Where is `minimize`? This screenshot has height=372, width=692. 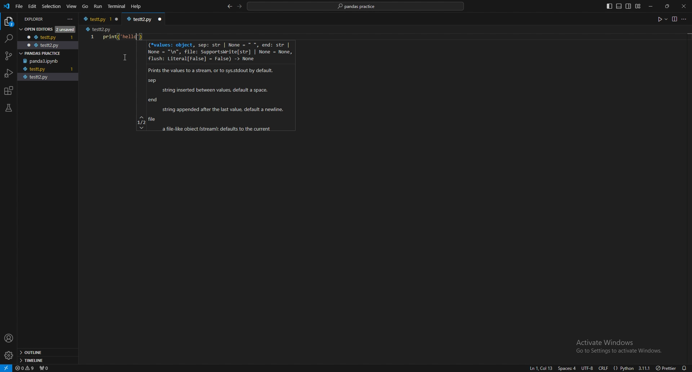
minimize is located at coordinates (653, 6).